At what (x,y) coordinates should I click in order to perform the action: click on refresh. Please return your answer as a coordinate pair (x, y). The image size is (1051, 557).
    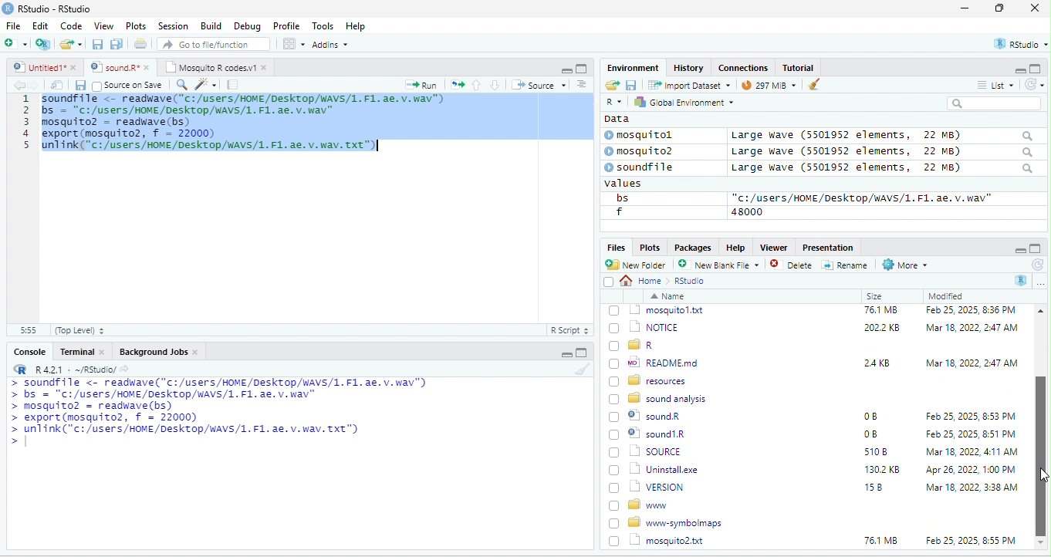
    Looking at the image, I should click on (1032, 84).